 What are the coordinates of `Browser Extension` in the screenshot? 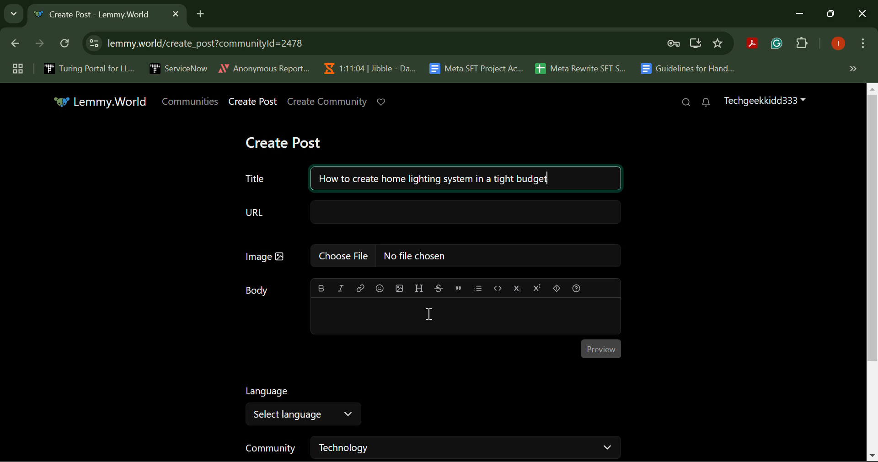 It's located at (755, 44).